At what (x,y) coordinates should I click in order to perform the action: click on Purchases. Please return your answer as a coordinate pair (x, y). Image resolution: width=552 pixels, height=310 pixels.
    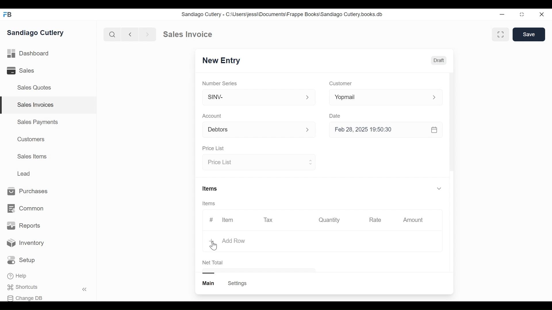
    Looking at the image, I should click on (30, 191).